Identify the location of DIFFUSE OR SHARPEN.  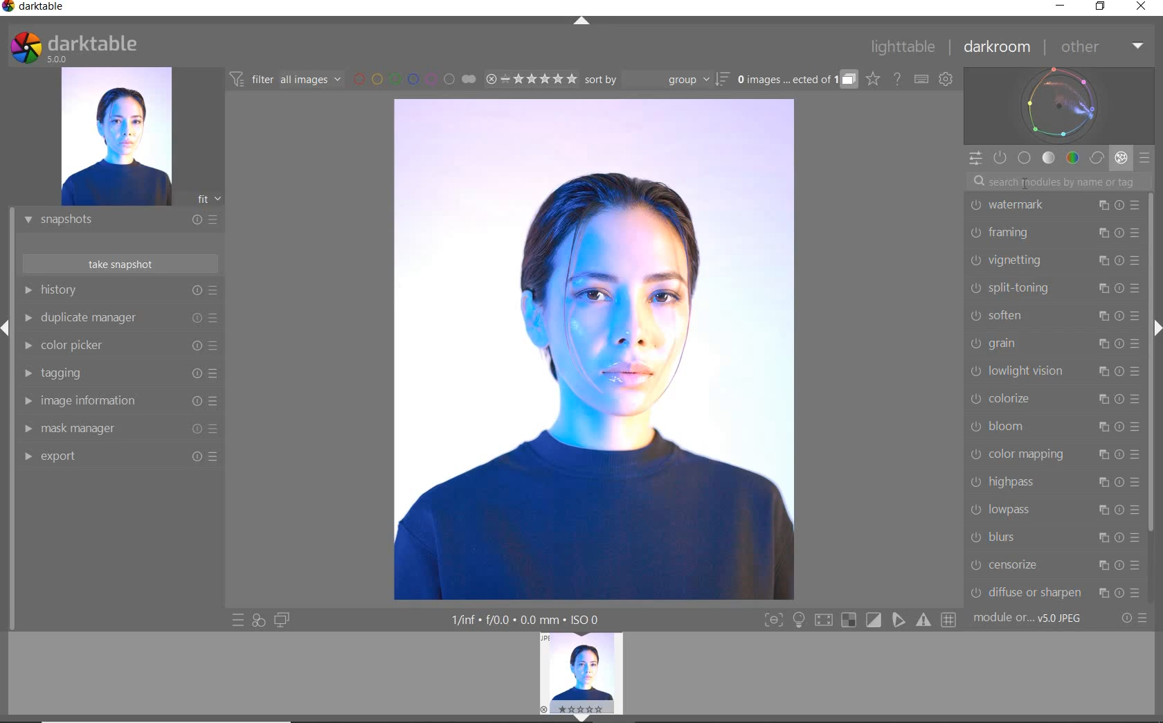
(1055, 592).